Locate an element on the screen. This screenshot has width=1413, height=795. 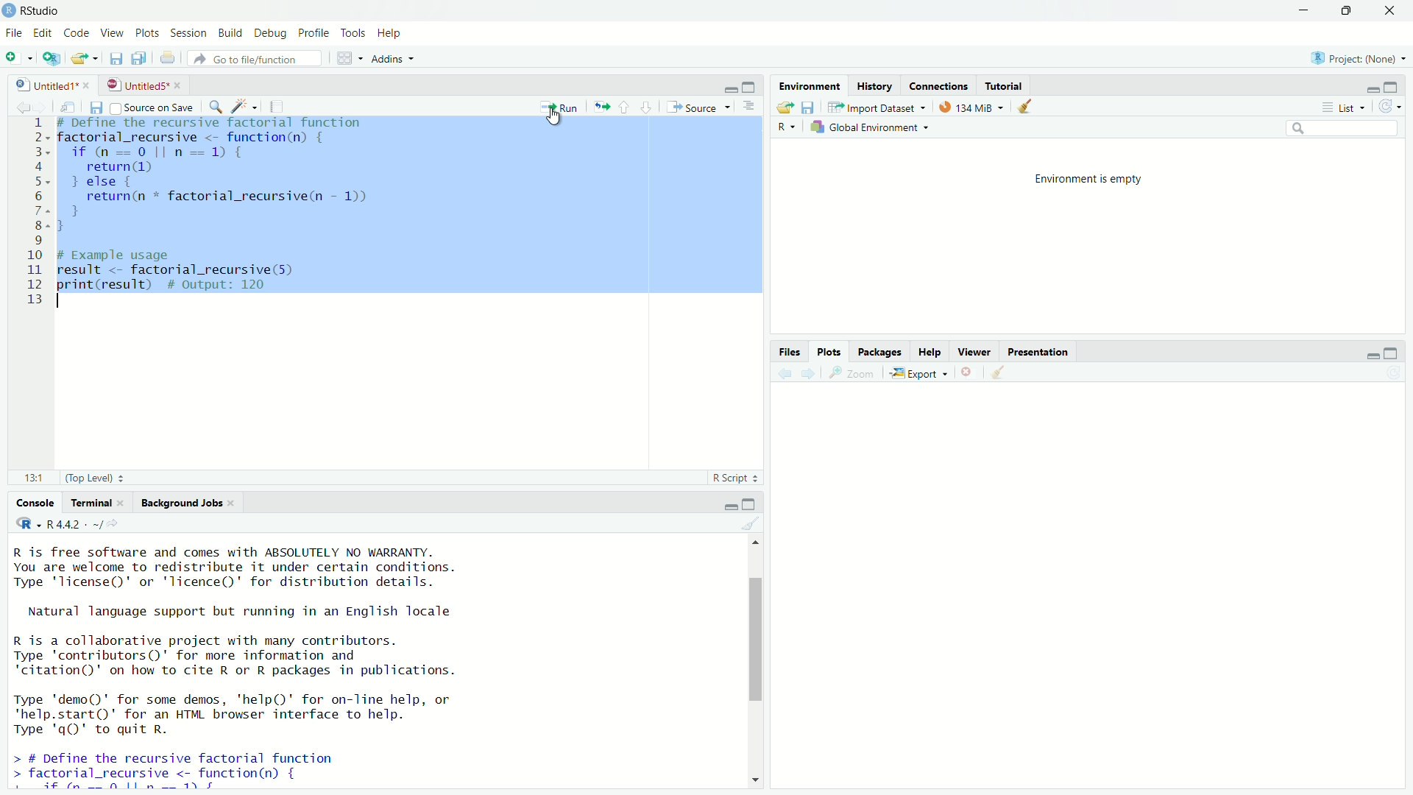
Presentation is located at coordinates (1039, 350).